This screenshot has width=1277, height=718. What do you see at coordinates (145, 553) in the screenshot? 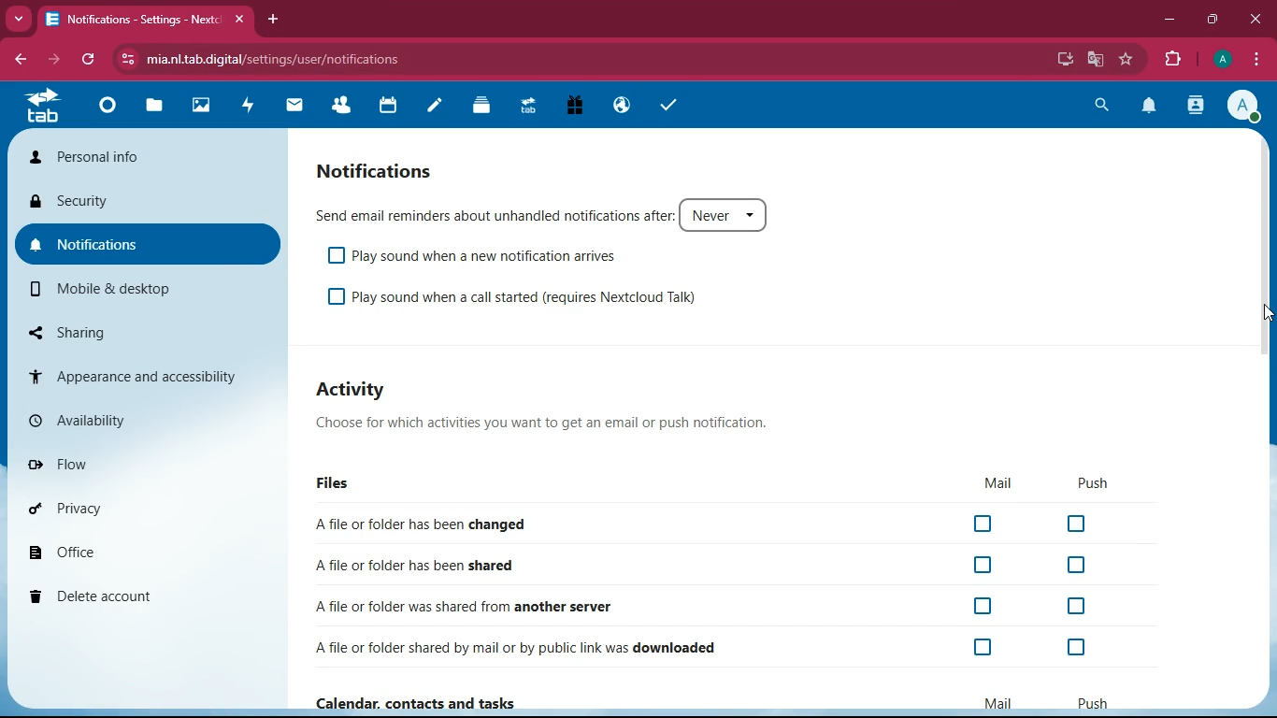
I see `office` at bounding box center [145, 553].